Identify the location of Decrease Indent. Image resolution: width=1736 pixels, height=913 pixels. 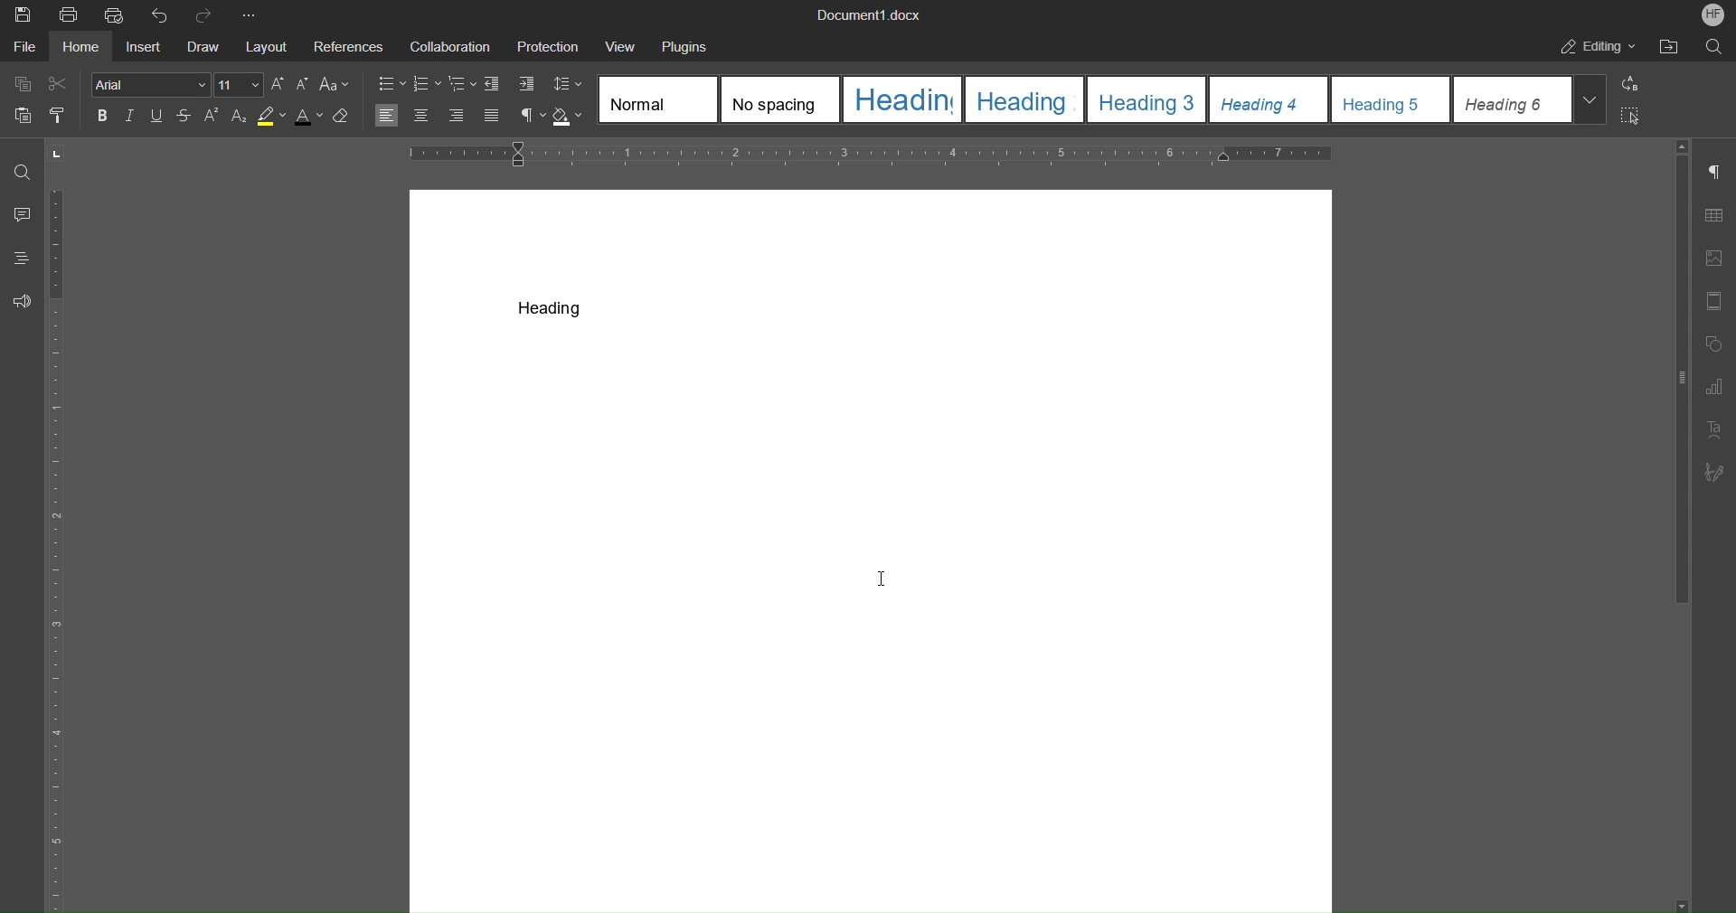
(495, 84).